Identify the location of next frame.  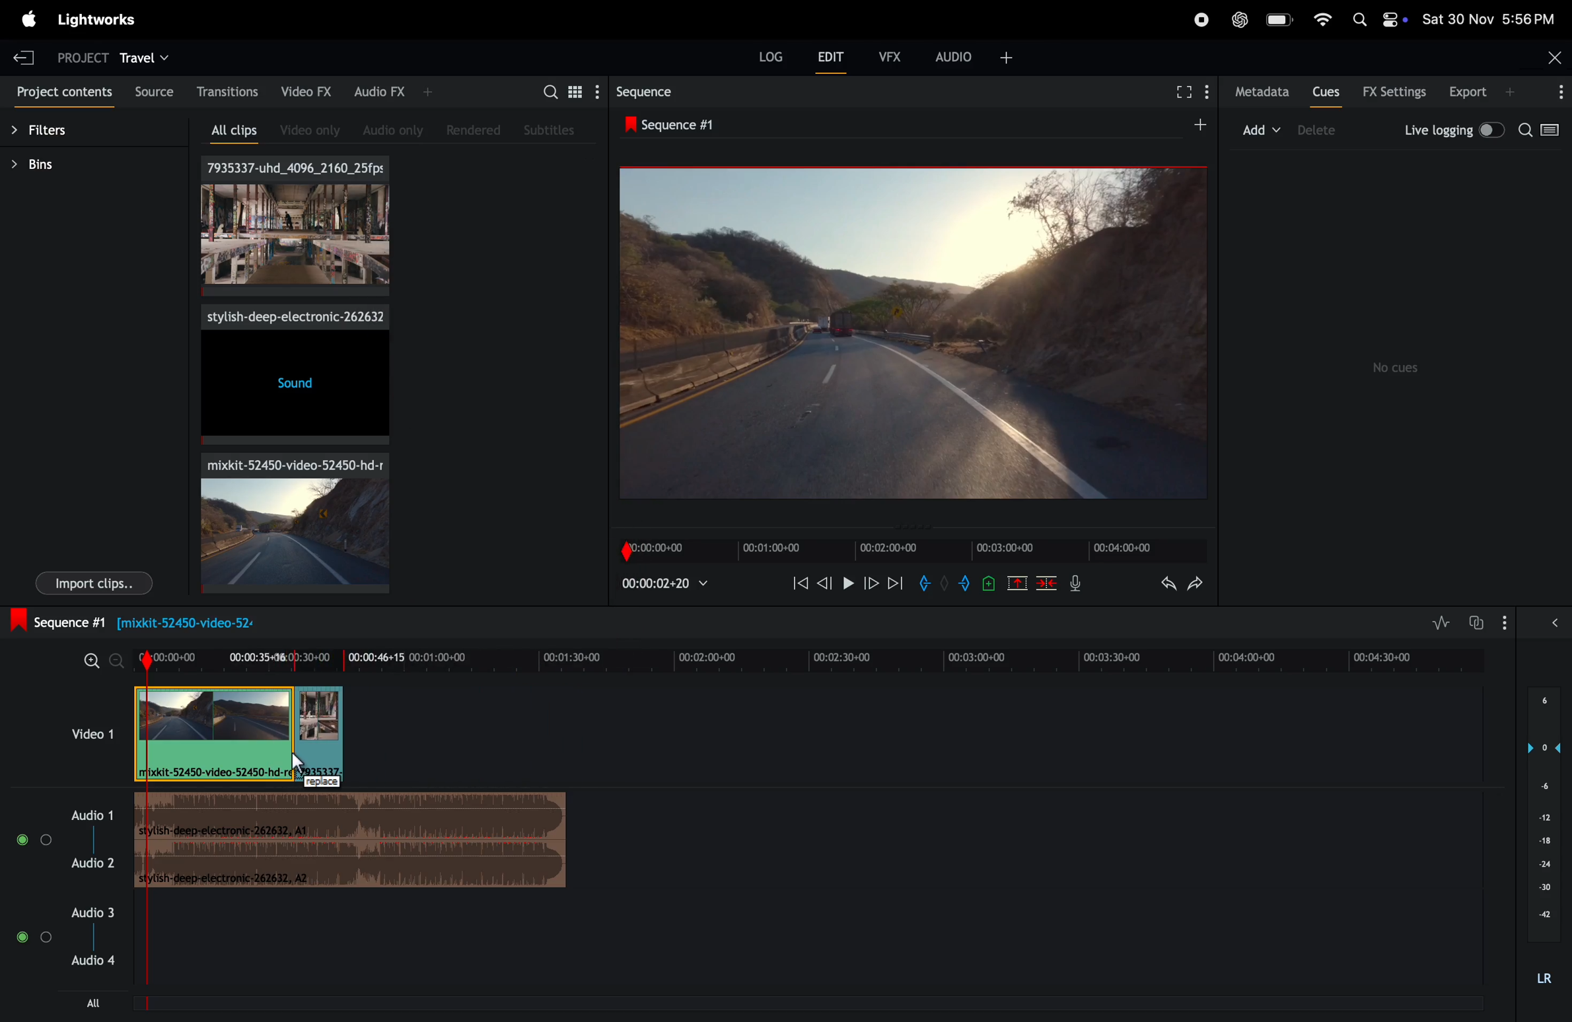
(872, 585).